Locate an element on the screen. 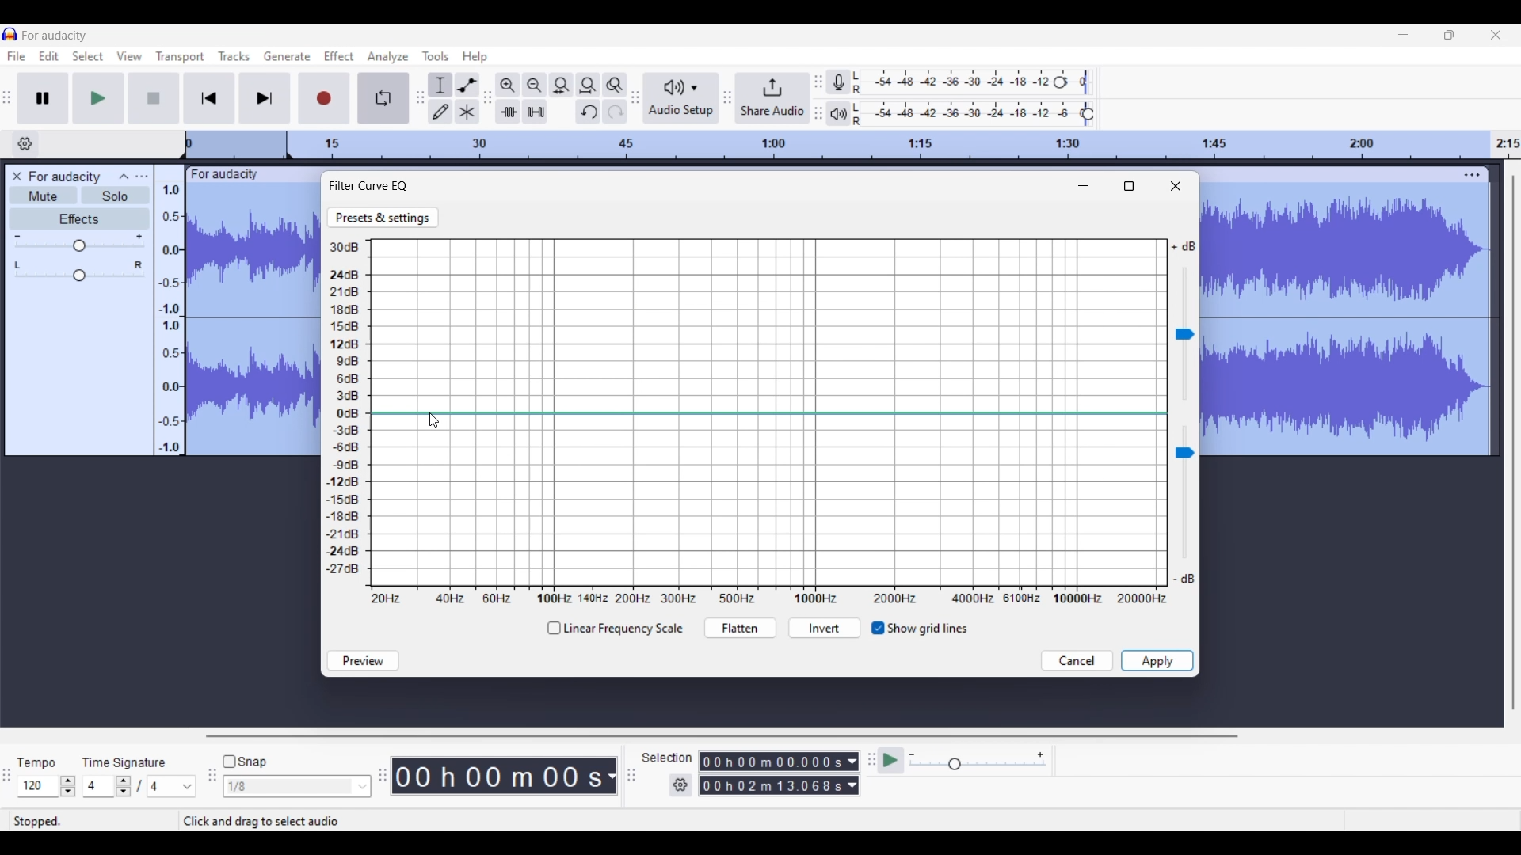 The width and height of the screenshot is (1521, 855). Toggle for linear frequency scale is located at coordinates (614, 629).